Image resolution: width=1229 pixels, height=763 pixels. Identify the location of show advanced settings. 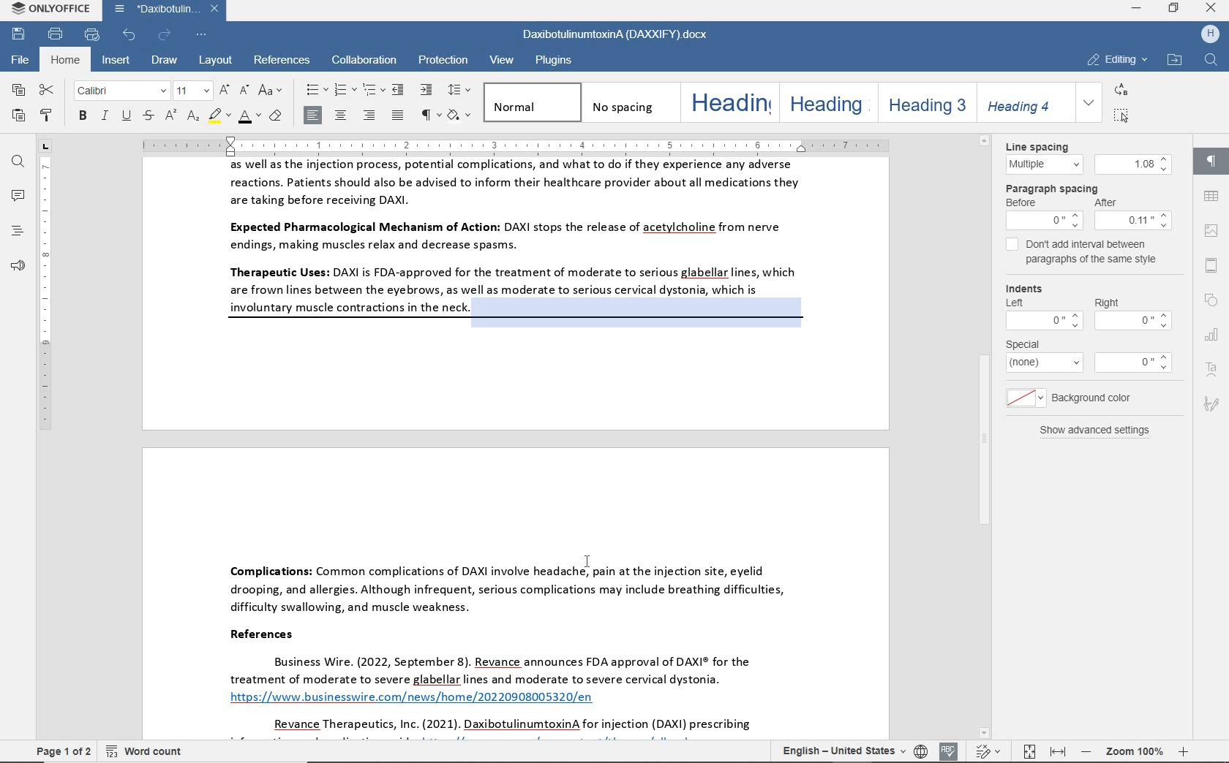
(1089, 430).